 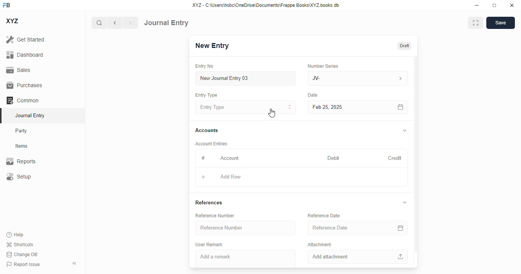 What do you see at coordinates (416, 161) in the screenshot?
I see `scroll bar` at bounding box center [416, 161].